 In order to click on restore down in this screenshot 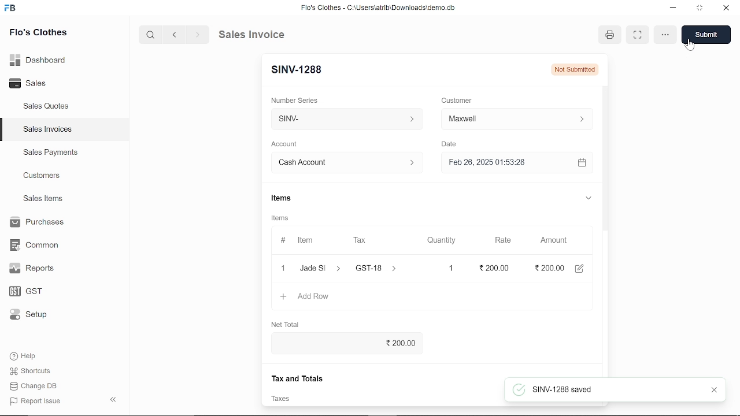, I will do `click(701, 9)`.